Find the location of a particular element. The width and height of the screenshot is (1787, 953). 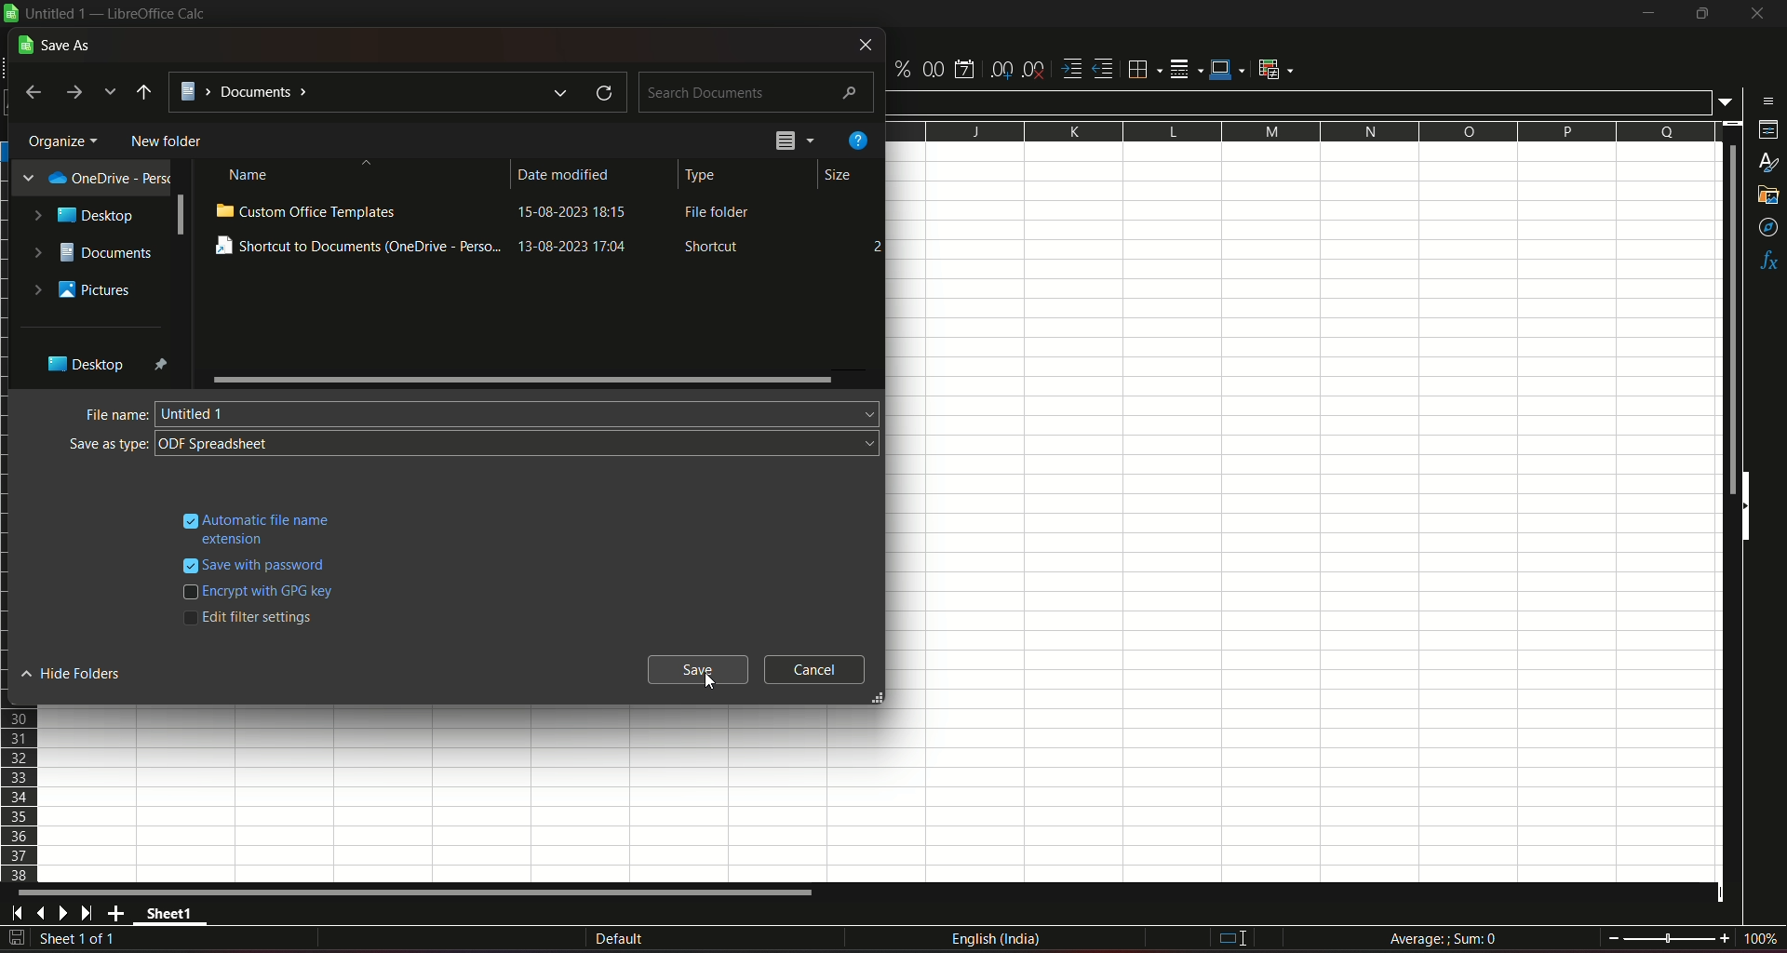

edit filter settings is located at coordinates (262, 617).